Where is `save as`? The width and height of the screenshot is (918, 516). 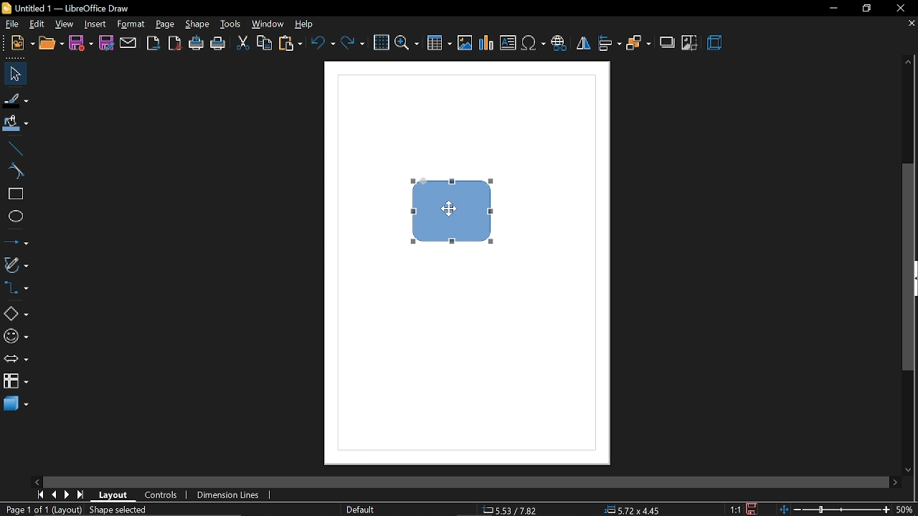 save as is located at coordinates (106, 44).